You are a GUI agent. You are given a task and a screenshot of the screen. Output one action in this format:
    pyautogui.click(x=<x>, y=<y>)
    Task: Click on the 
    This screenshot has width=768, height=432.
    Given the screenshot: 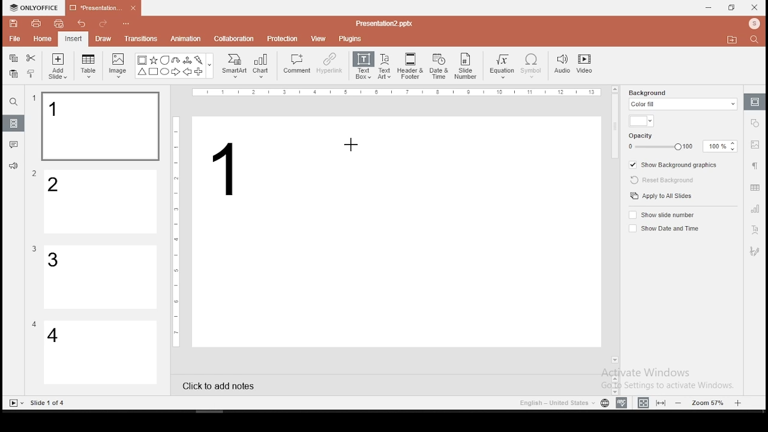 What is the action you would take?
    pyautogui.click(x=35, y=174)
    